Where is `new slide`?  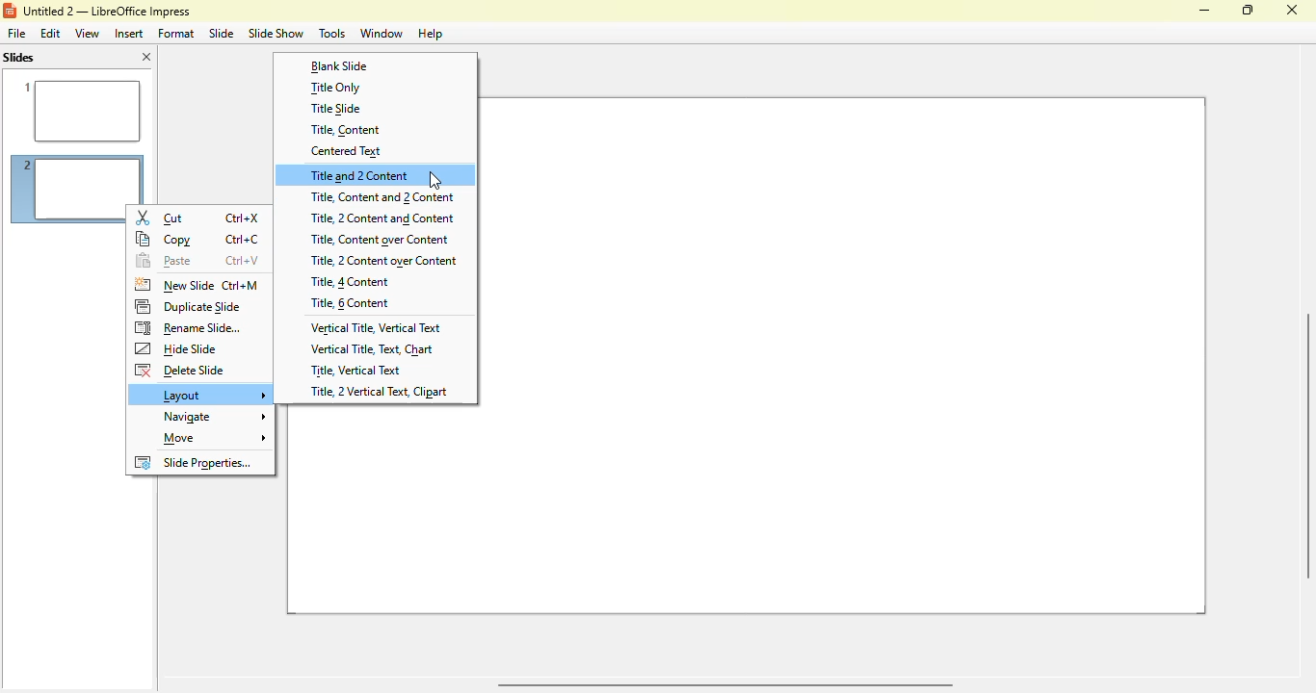 new slide is located at coordinates (173, 285).